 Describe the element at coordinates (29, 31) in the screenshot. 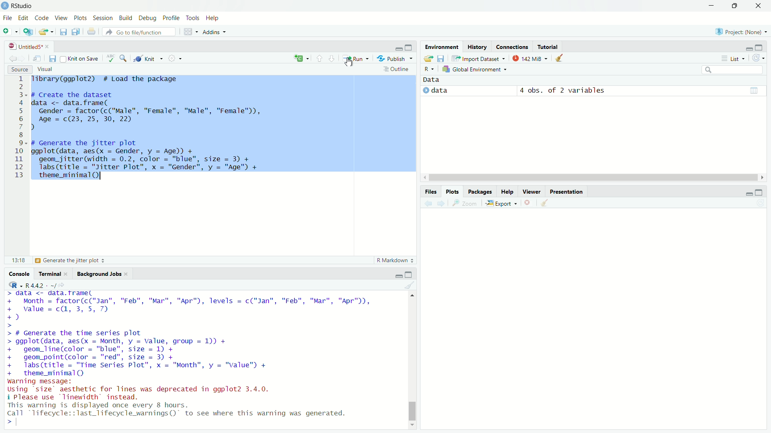

I see `create a project` at that location.